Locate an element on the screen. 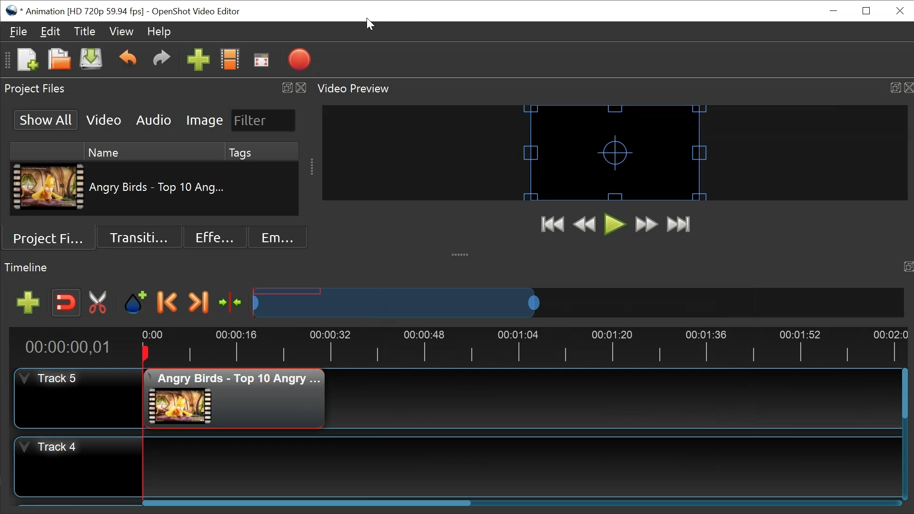  Vertical Scroll bar is located at coordinates (906, 394).